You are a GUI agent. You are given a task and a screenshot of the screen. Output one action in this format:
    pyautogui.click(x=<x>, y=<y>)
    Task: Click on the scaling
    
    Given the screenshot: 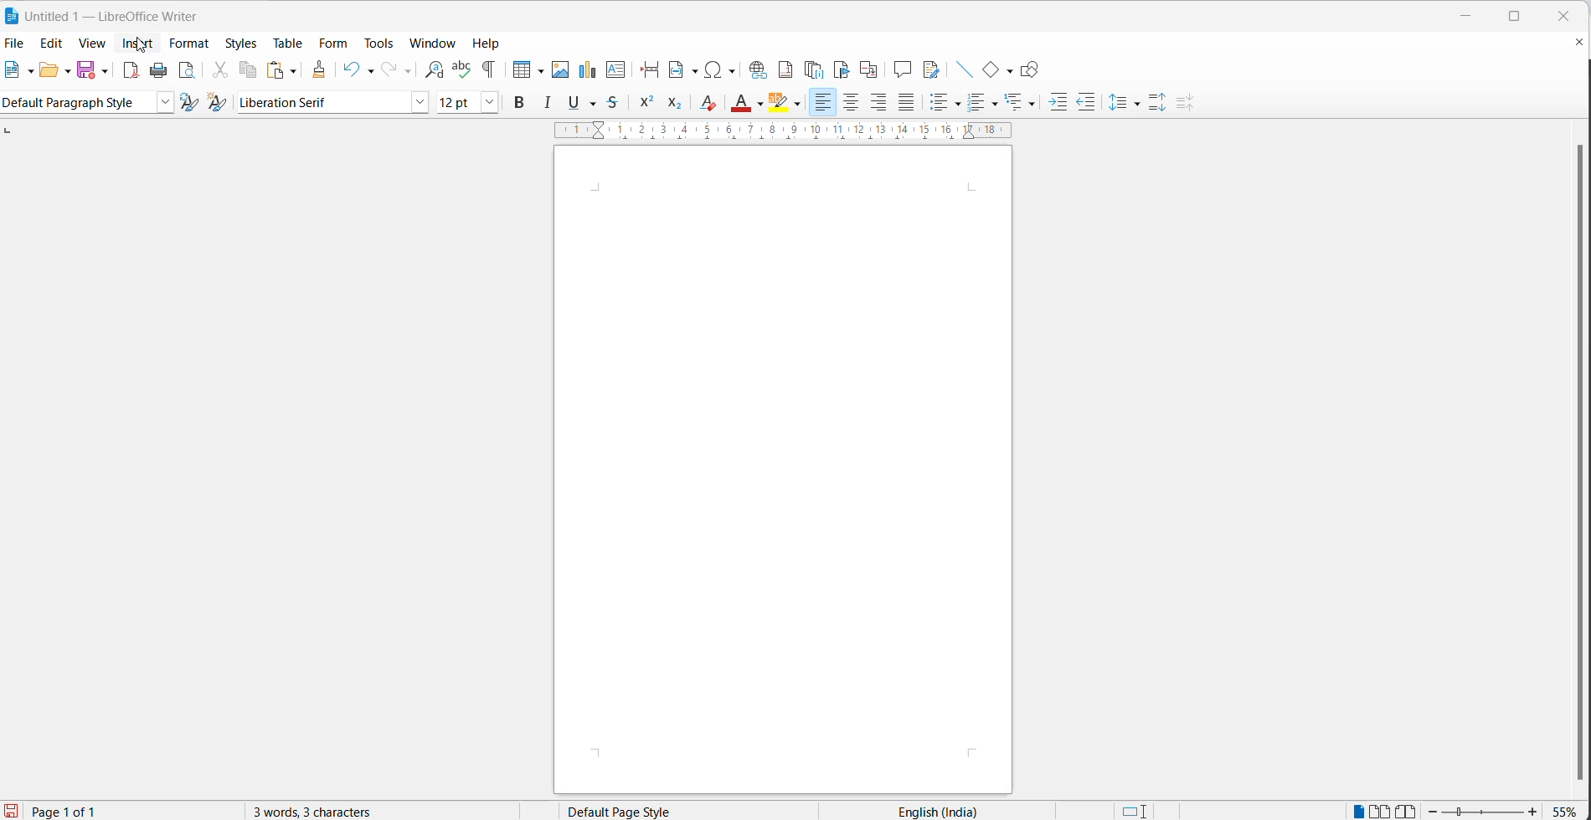 What is the action you would take?
    pyautogui.click(x=770, y=132)
    